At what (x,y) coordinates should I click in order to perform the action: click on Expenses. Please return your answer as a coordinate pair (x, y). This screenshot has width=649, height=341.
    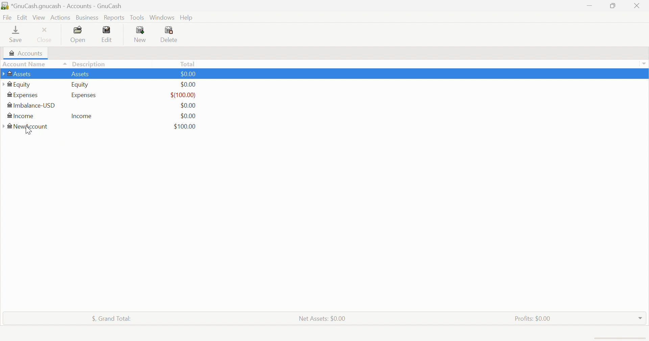
    Looking at the image, I should click on (23, 95).